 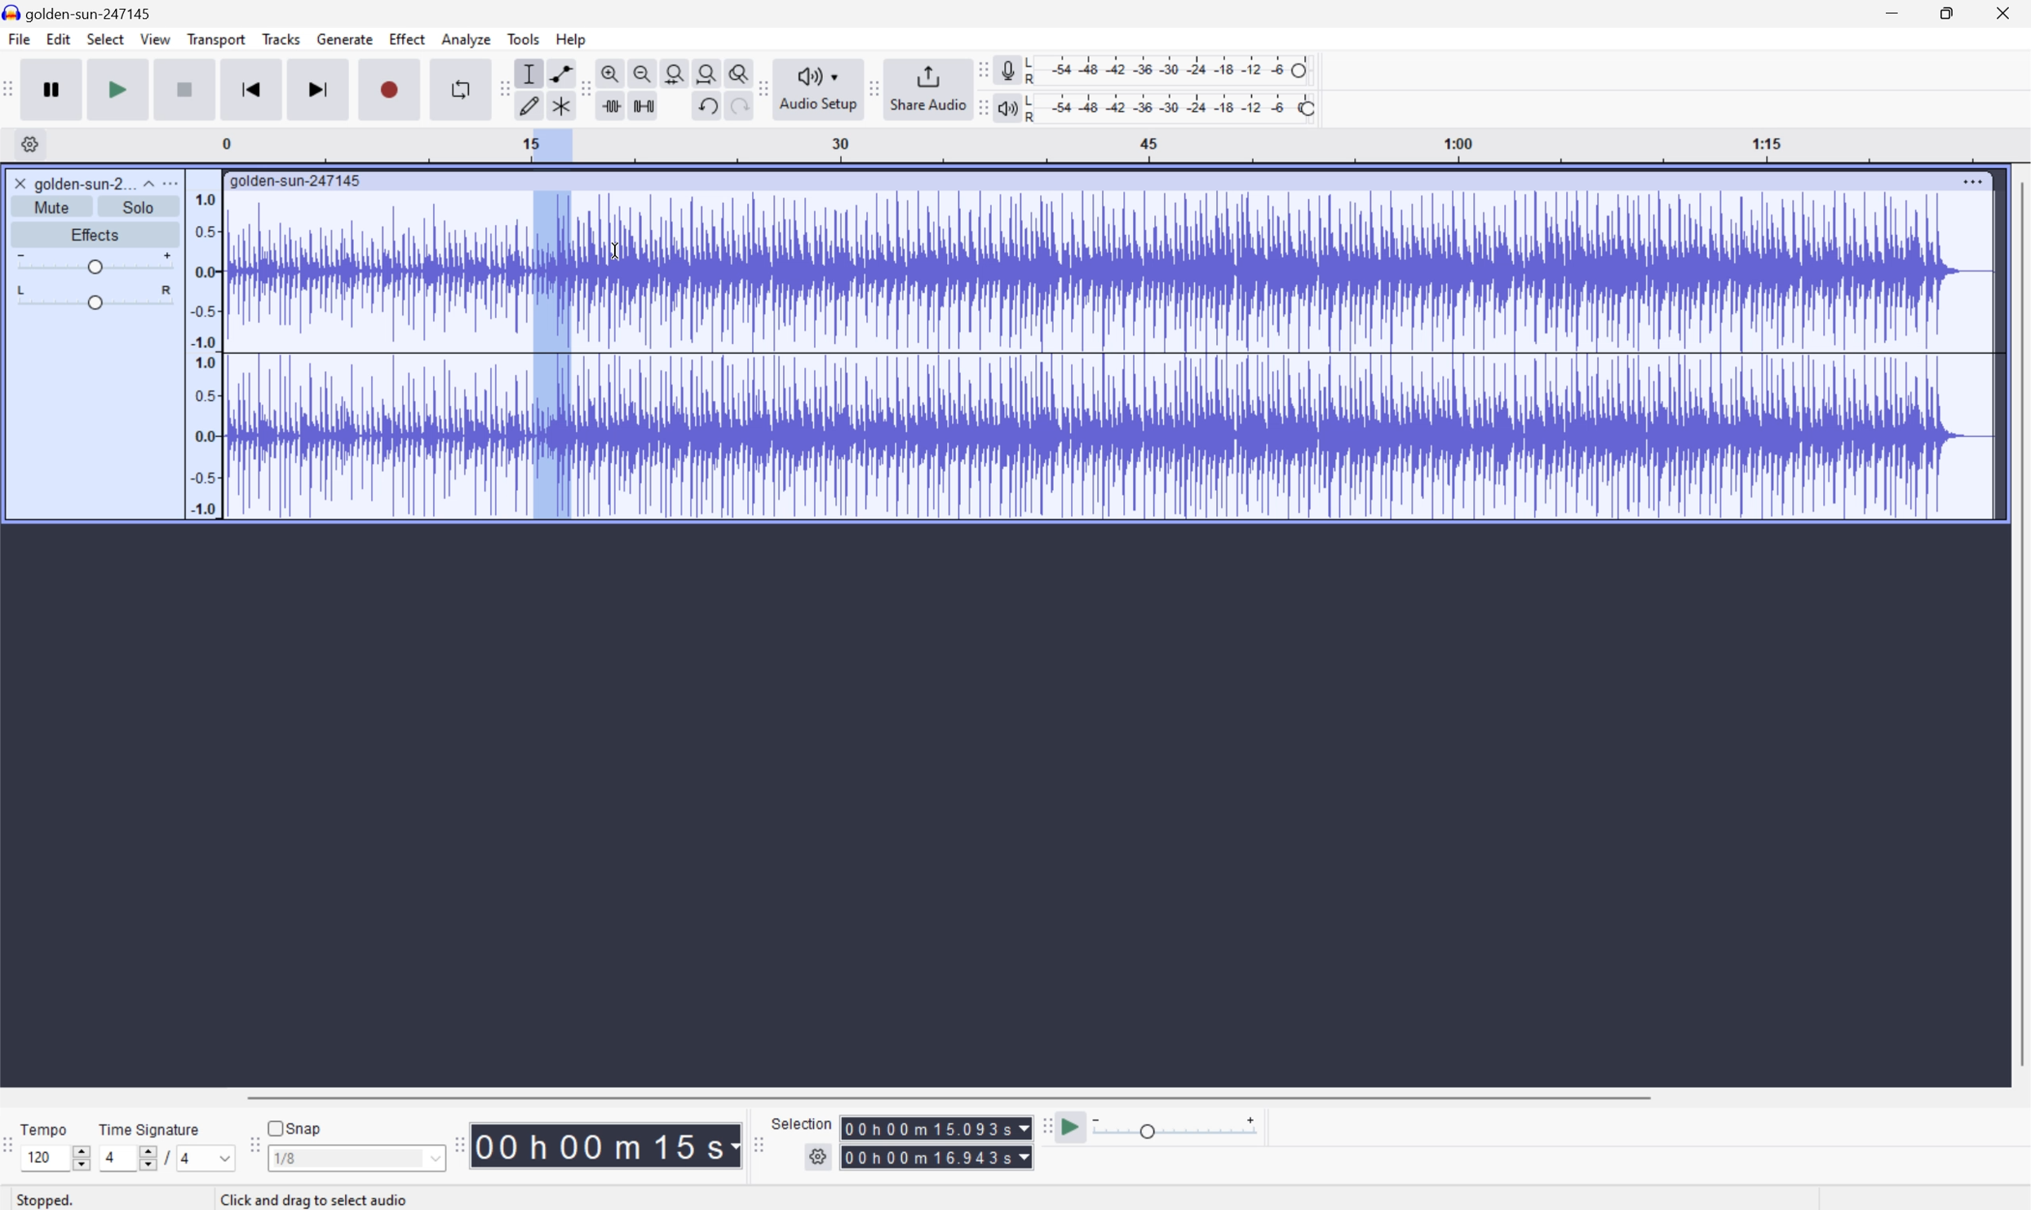 What do you see at coordinates (80, 184) in the screenshot?
I see `` at bounding box center [80, 184].